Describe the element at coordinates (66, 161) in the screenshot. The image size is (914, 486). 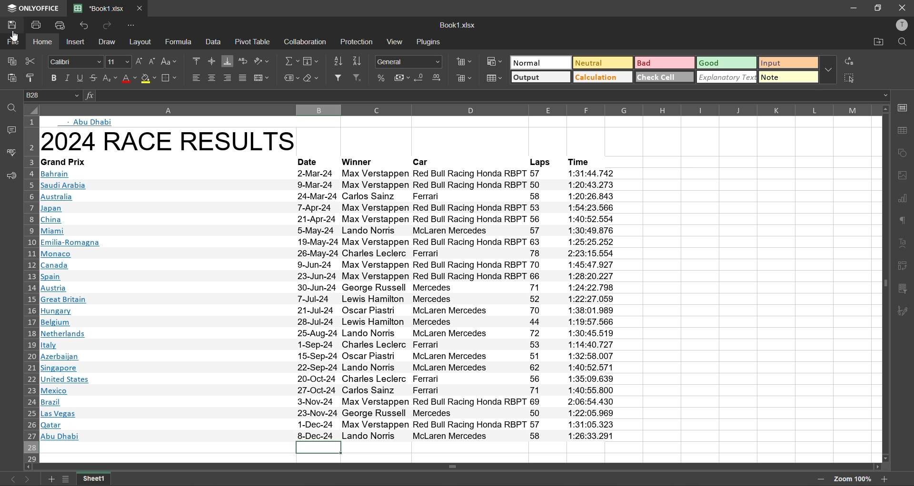
I see `Grand Prix` at that location.